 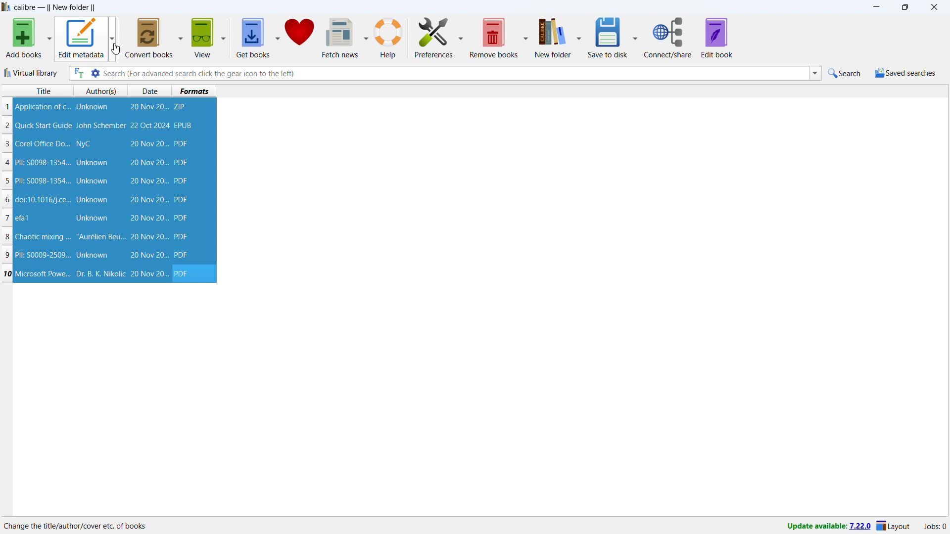 I want to click on PDF, so click(x=182, y=144).